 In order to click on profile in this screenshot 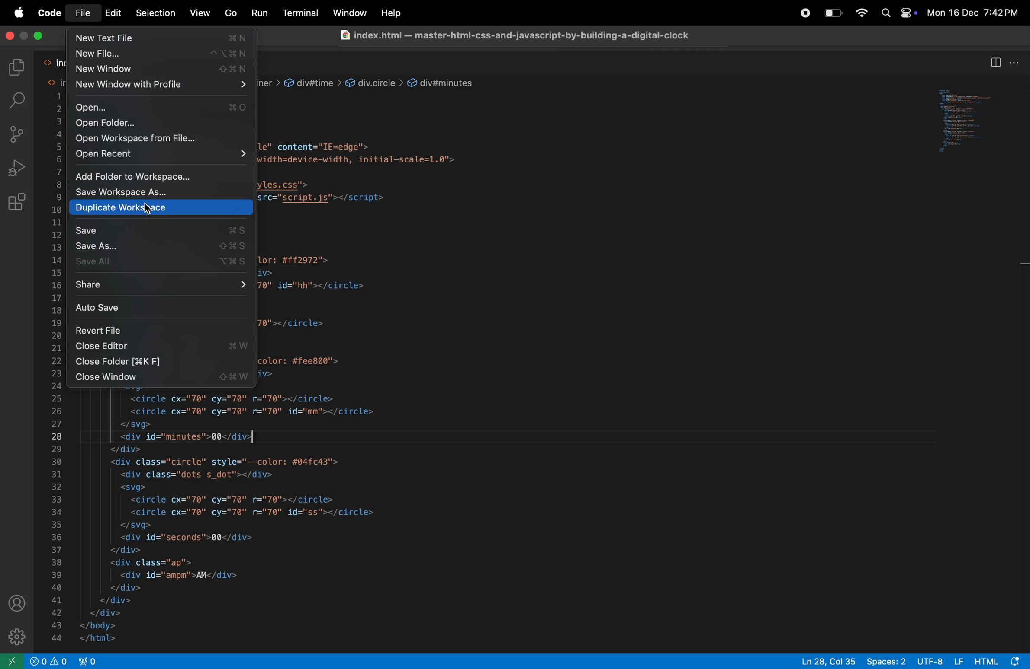, I will do `click(17, 605)`.